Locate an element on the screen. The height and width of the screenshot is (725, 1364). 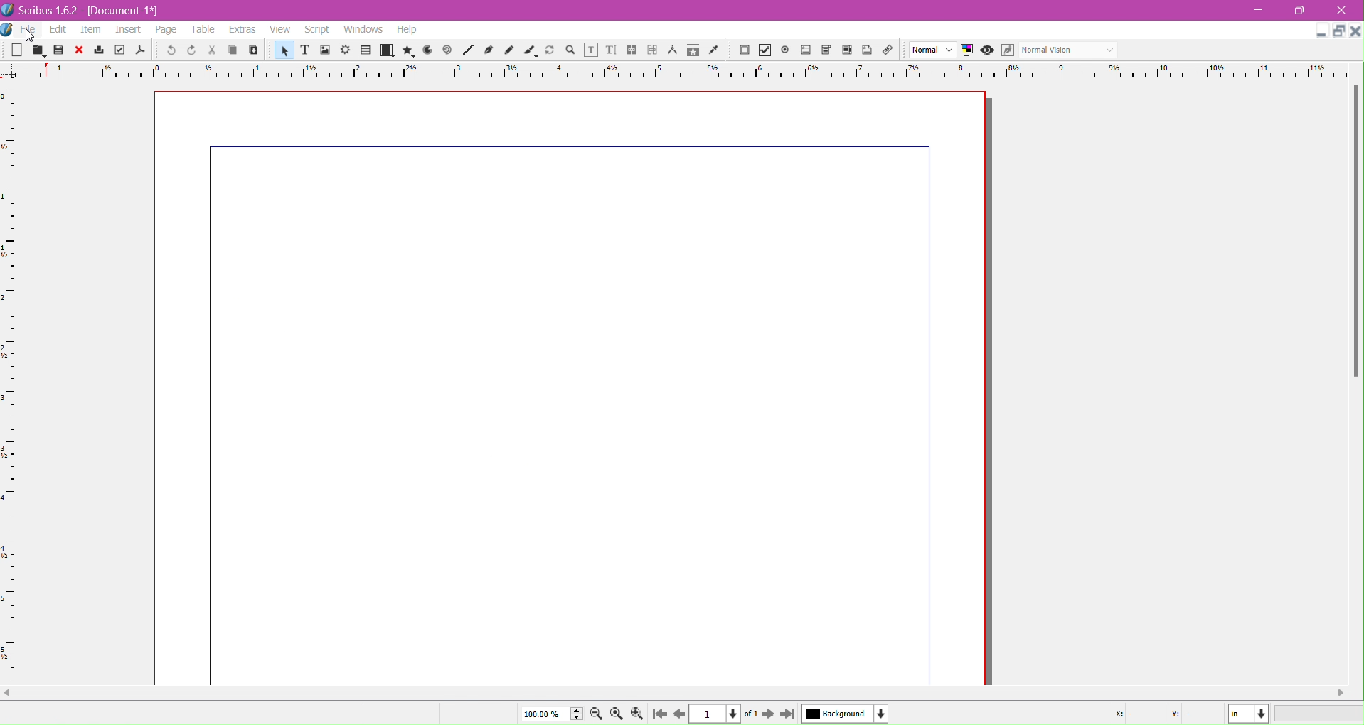
item menu is located at coordinates (92, 31).